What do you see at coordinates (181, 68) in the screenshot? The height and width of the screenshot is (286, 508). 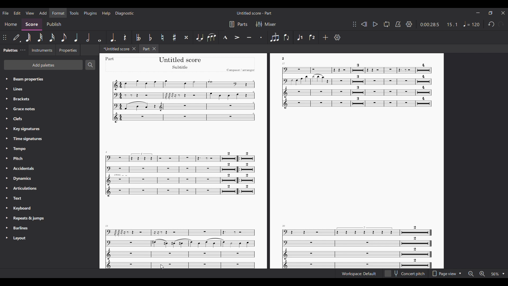 I see `` at bounding box center [181, 68].